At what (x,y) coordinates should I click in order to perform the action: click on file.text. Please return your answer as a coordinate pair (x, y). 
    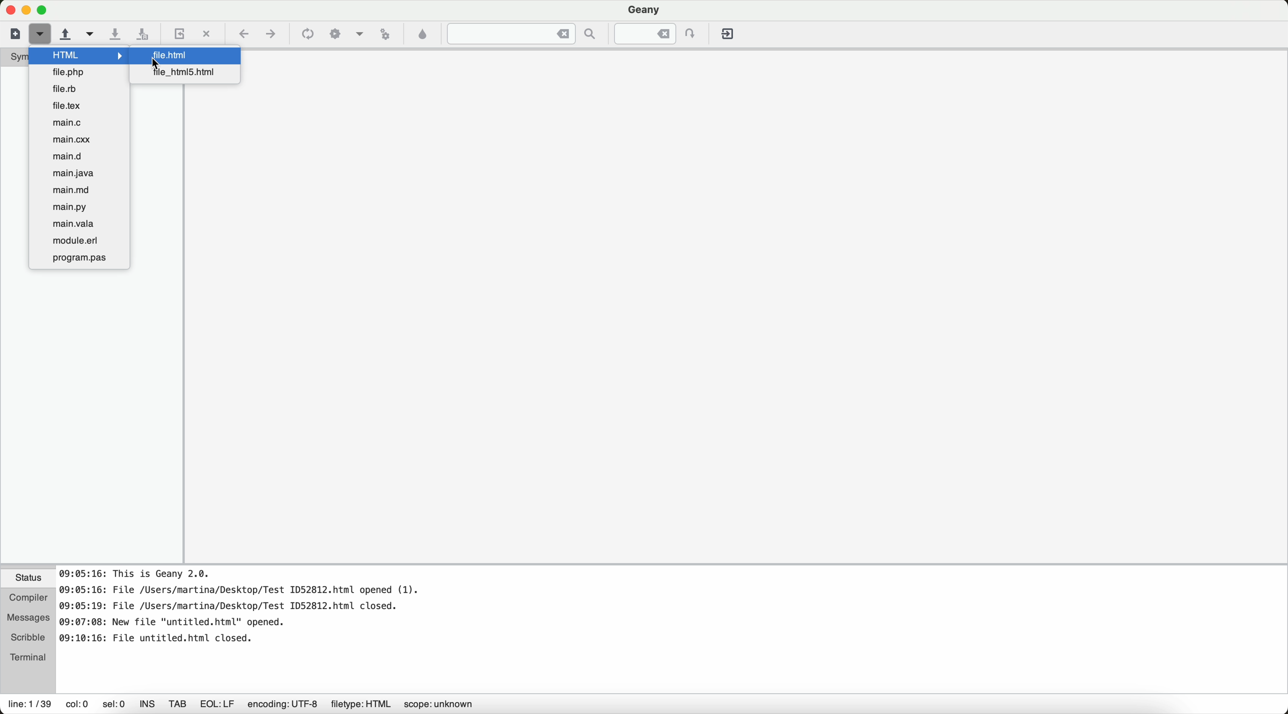
    Looking at the image, I should click on (79, 104).